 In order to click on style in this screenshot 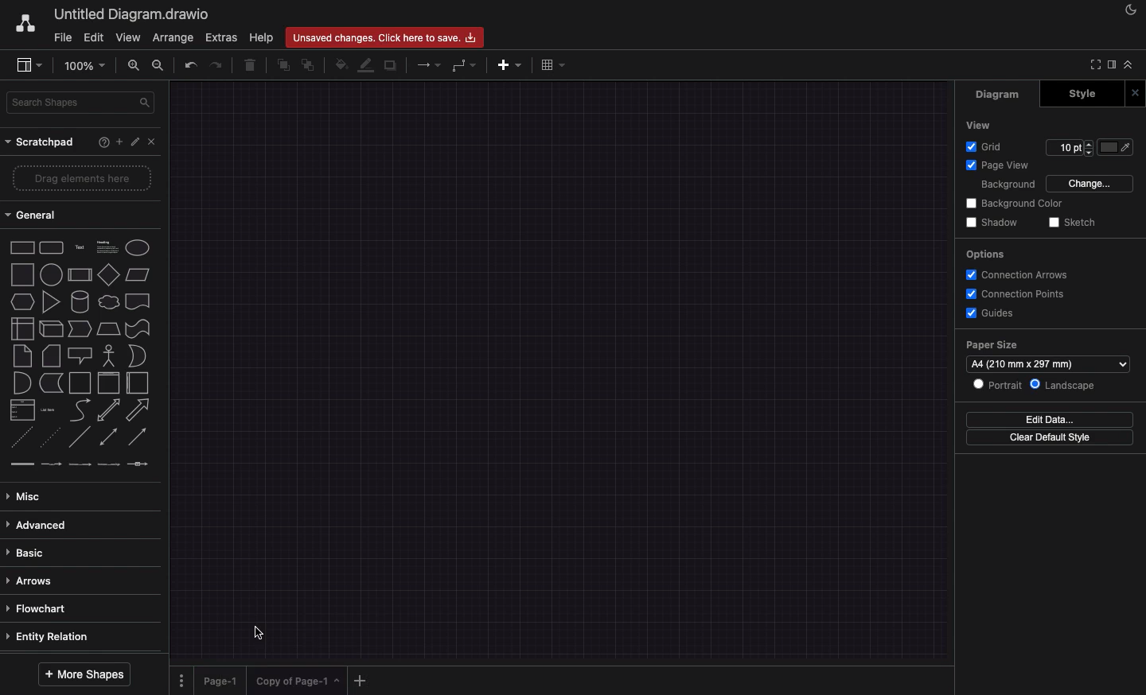, I will do `click(1085, 94)`.